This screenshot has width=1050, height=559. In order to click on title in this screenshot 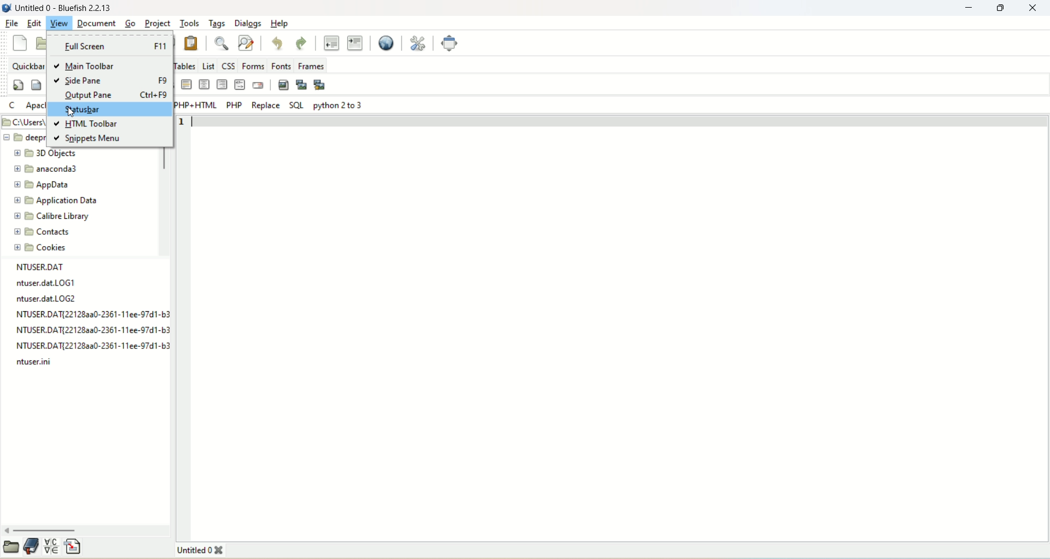, I will do `click(199, 551)`.